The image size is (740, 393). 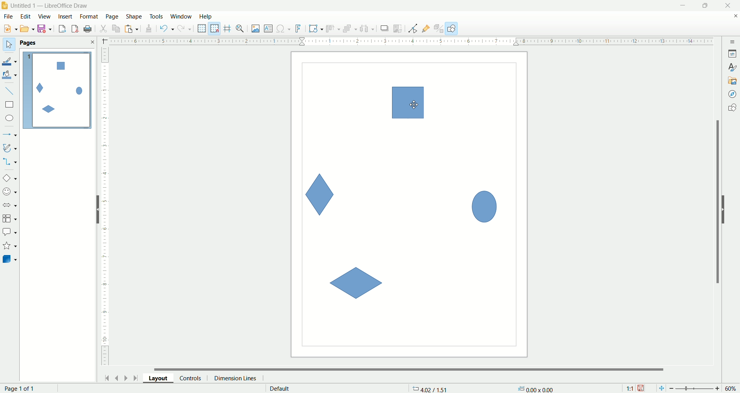 What do you see at coordinates (94, 211) in the screenshot?
I see `hide` at bounding box center [94, 211].